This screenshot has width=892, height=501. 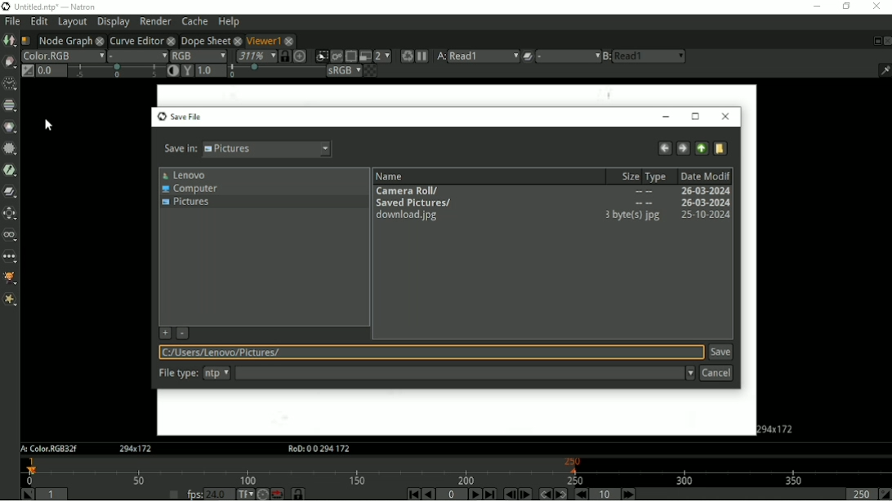 I want to click on Next increment, so click(x=628, y=494).